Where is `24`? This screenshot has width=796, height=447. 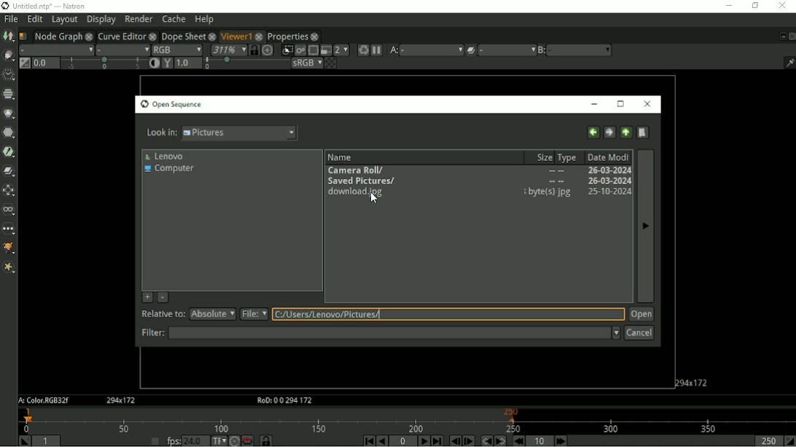 24 is located at coordinates (196, 440).